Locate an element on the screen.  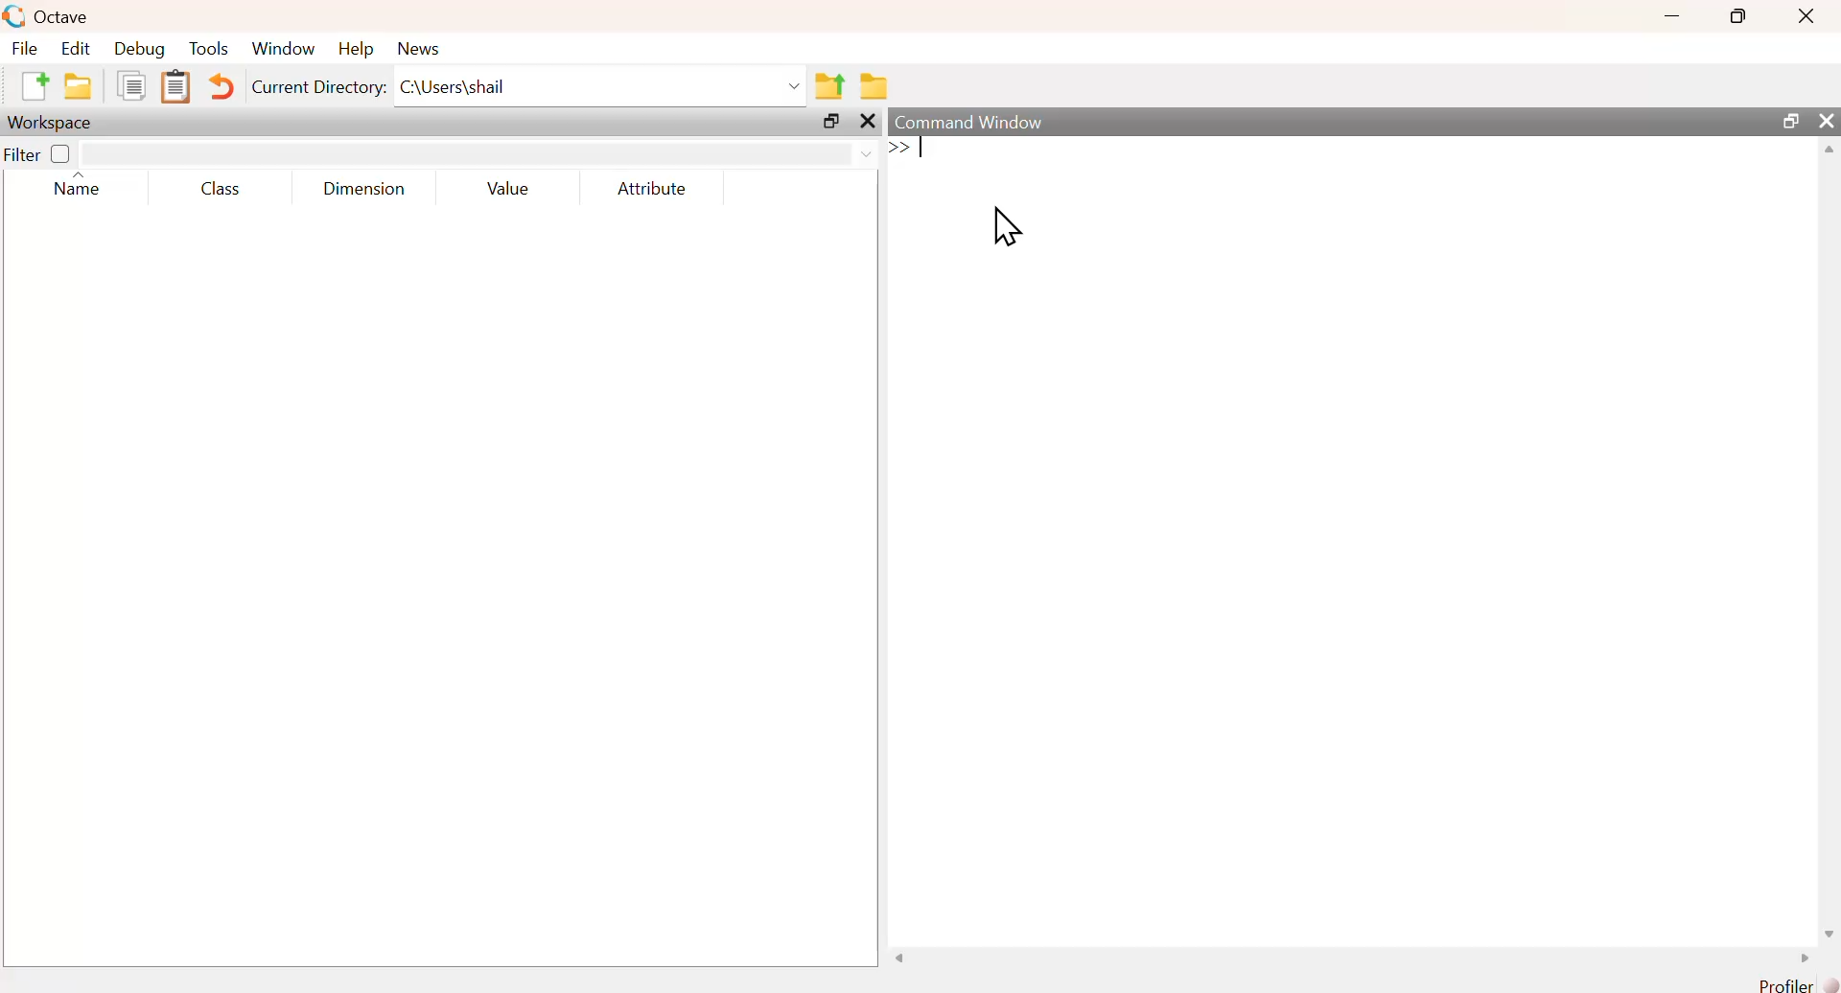
close is located at coordinates (1808, 16).